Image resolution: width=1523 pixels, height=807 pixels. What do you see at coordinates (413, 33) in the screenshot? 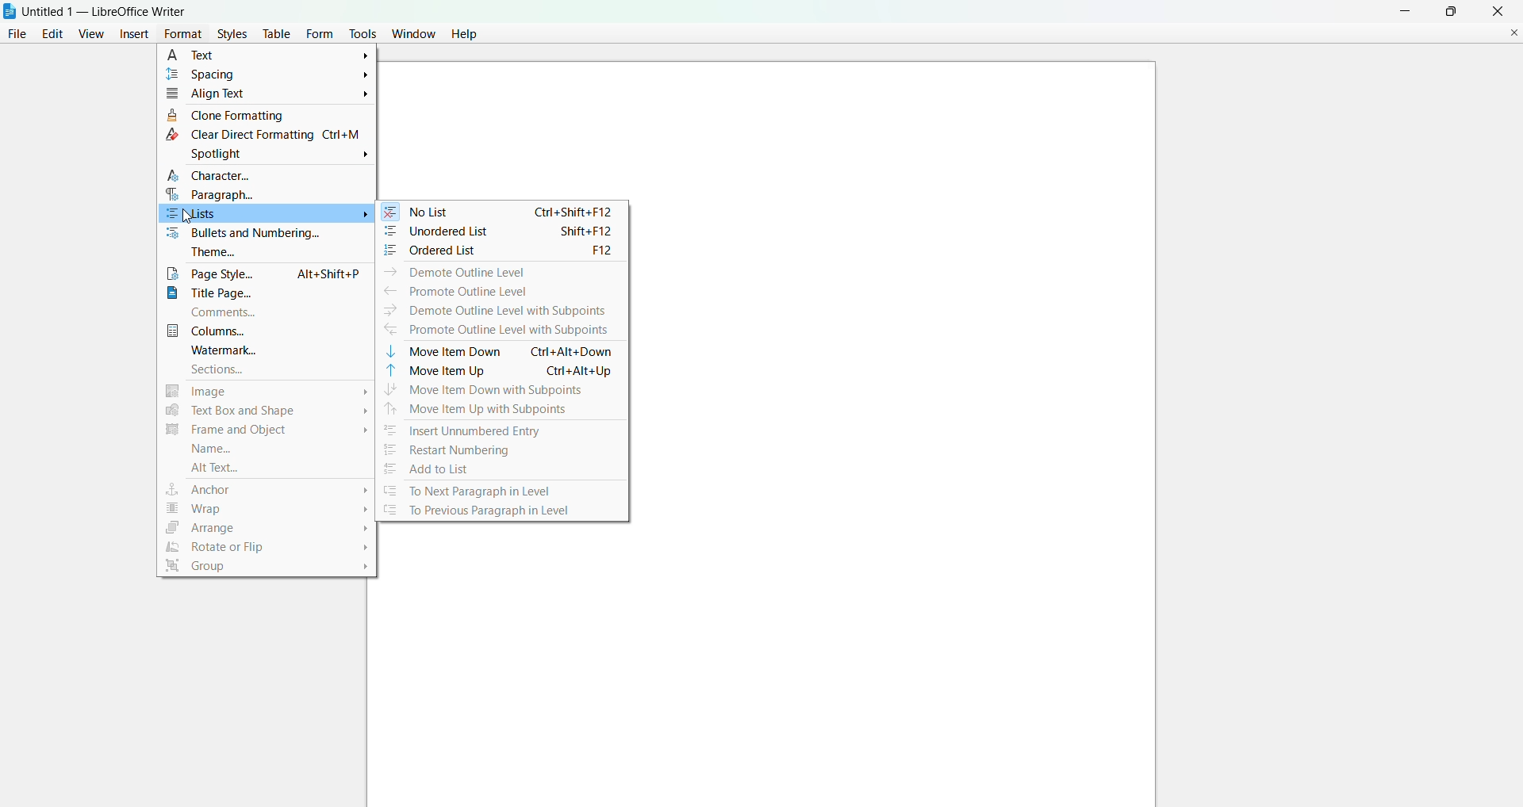
I see `window` at bounding box center [413, 33].